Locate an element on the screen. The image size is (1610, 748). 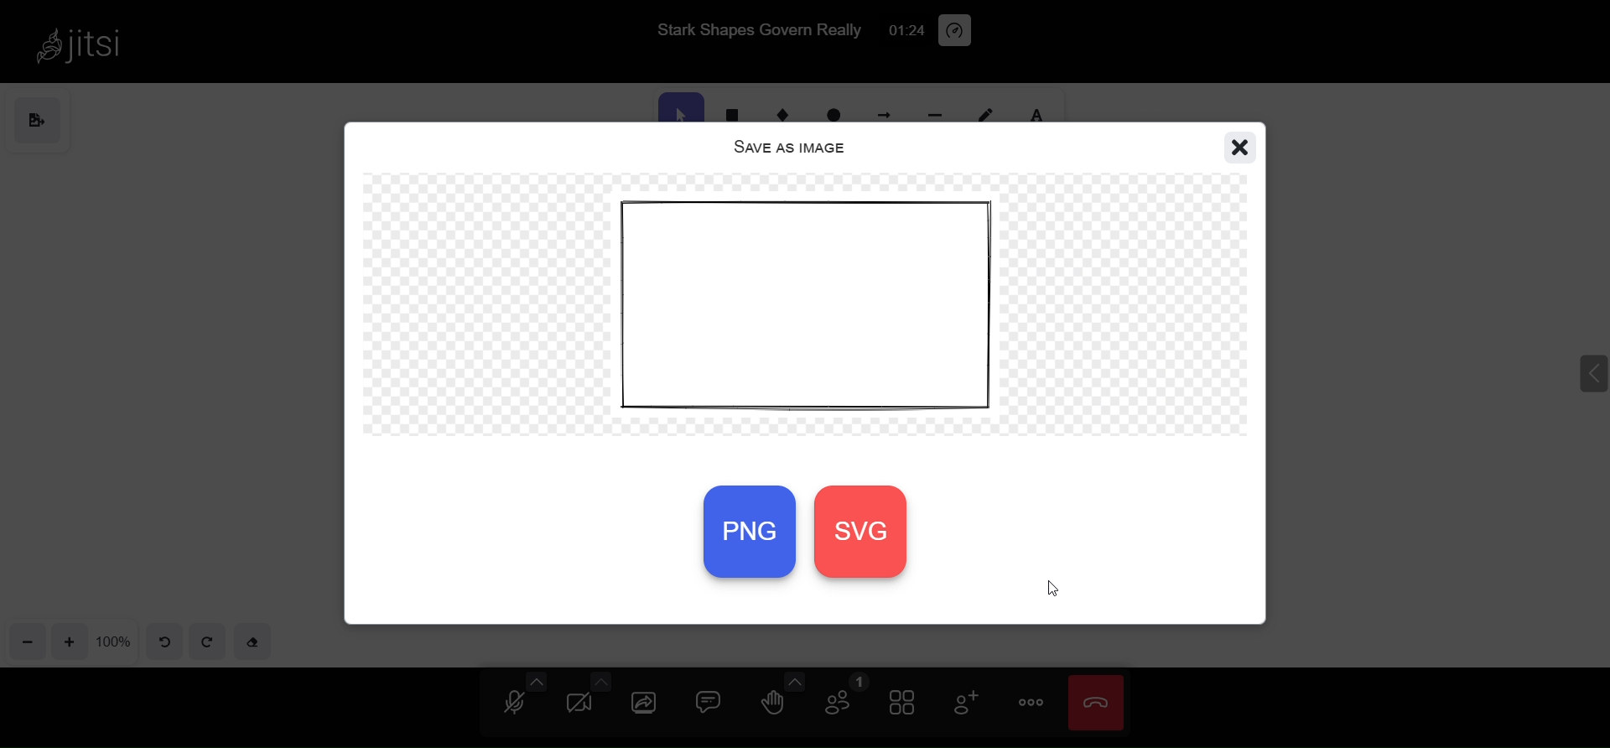
more is located at coordinates (1030, 700).